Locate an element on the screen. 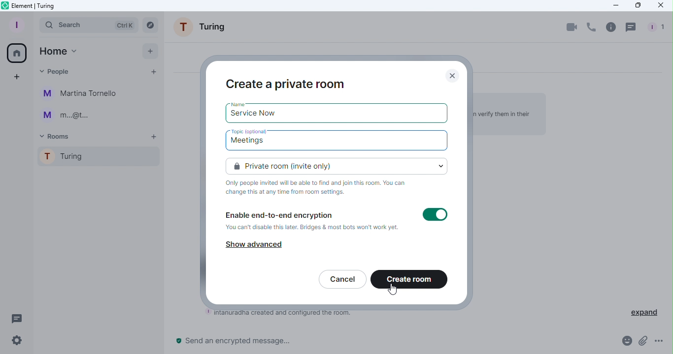 The height and width of the screenshot is (354, 673). More Options is located at coordinates (661, 342).